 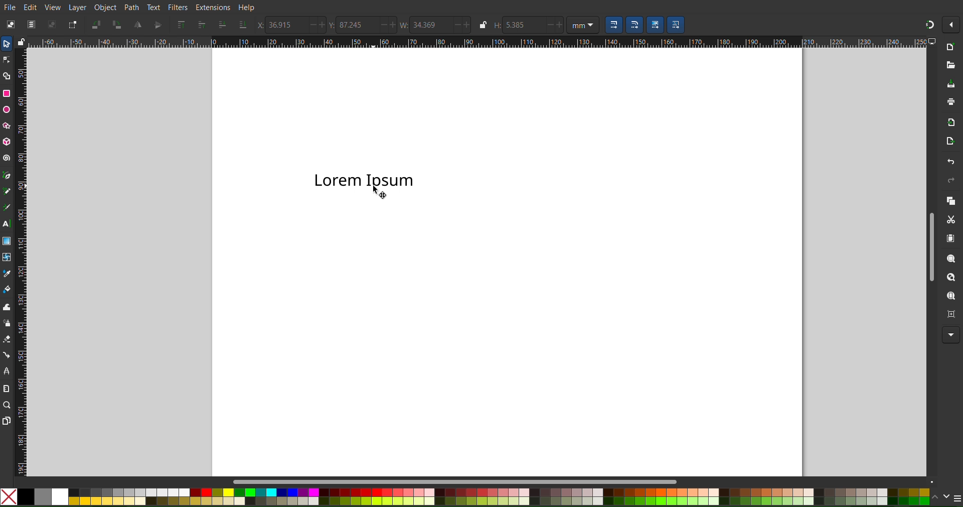 I want to click on Calligraphy Tool, so click(x=7, y=208).